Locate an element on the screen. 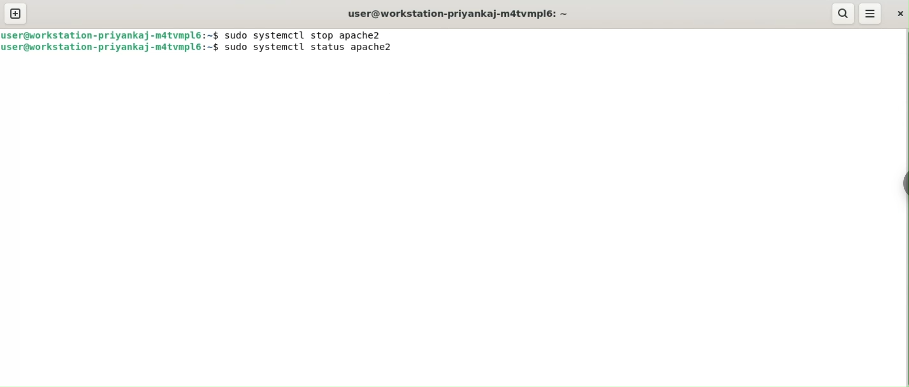 This screenshot has height=387, width=909. menu is located at coordinates (871, 14).